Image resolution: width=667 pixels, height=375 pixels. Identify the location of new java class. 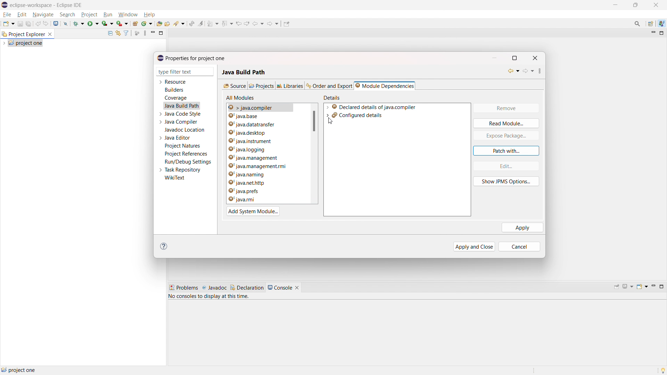
(147, 24).